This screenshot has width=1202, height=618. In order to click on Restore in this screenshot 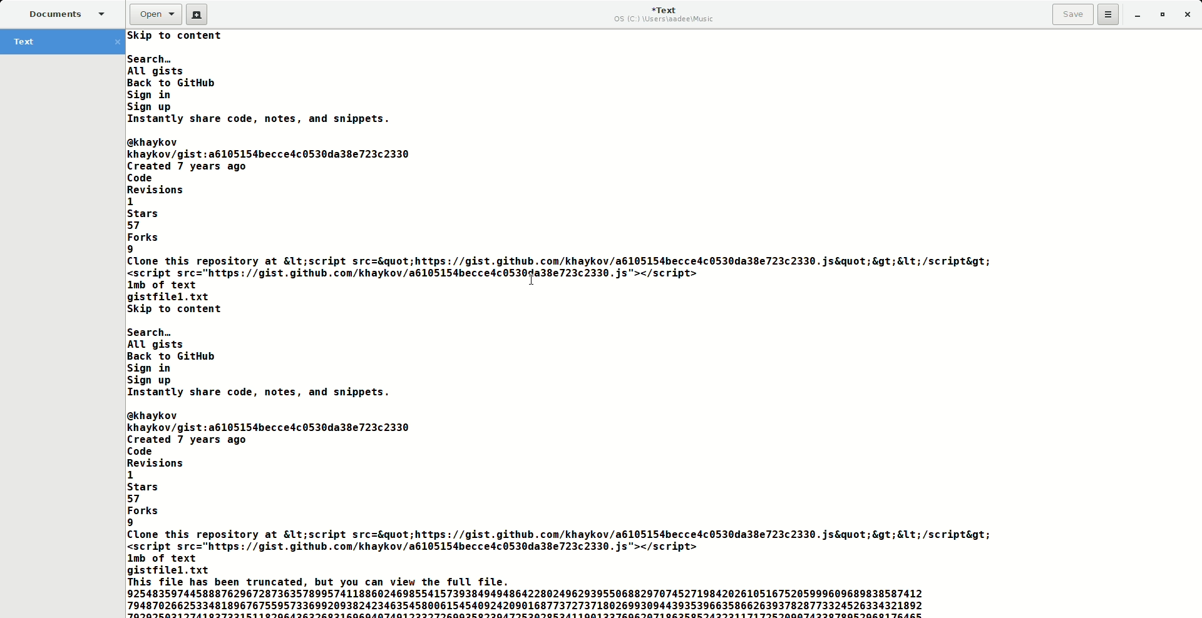, I will do `click(1164, 14)`.